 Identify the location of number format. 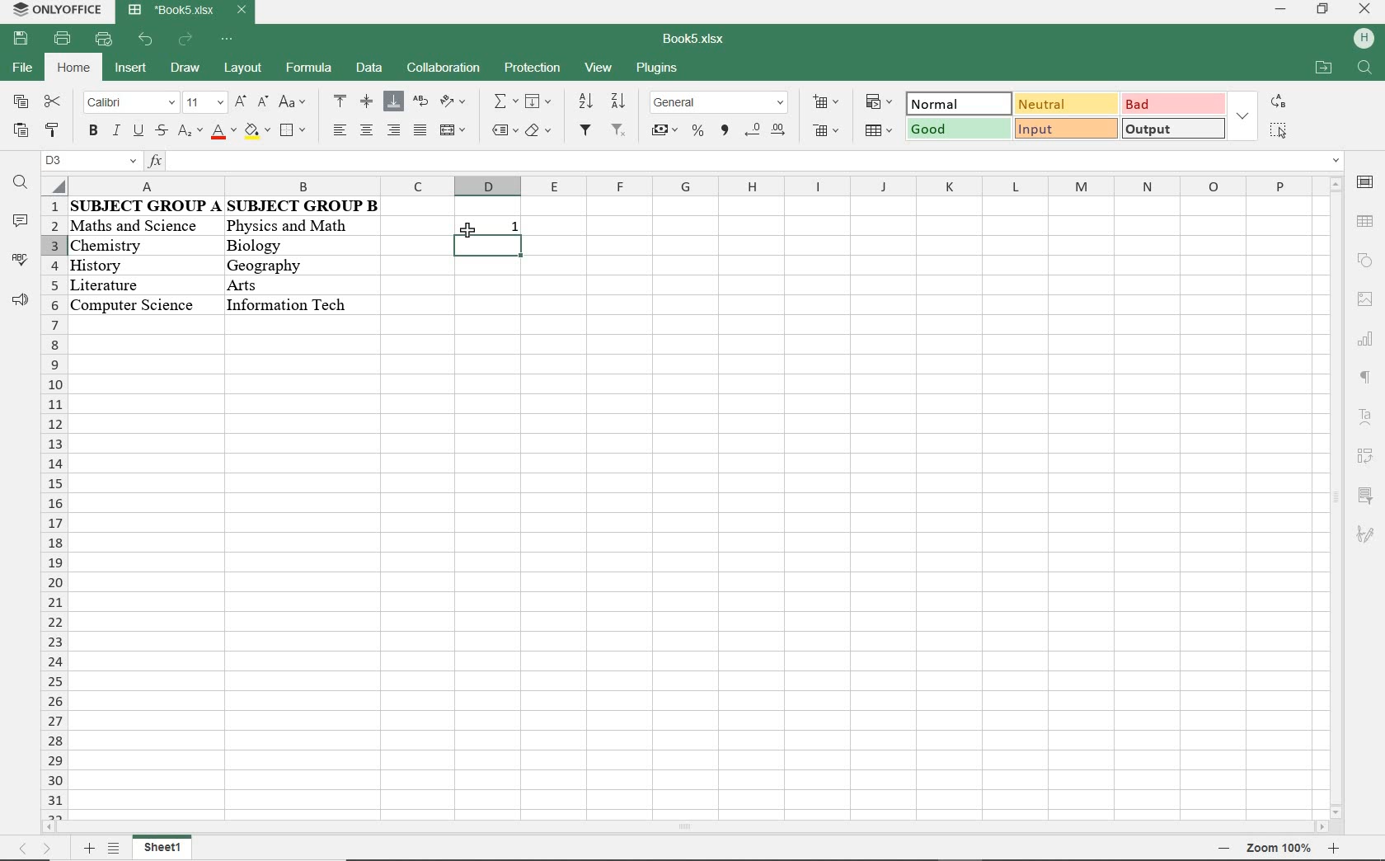
(720, 104).